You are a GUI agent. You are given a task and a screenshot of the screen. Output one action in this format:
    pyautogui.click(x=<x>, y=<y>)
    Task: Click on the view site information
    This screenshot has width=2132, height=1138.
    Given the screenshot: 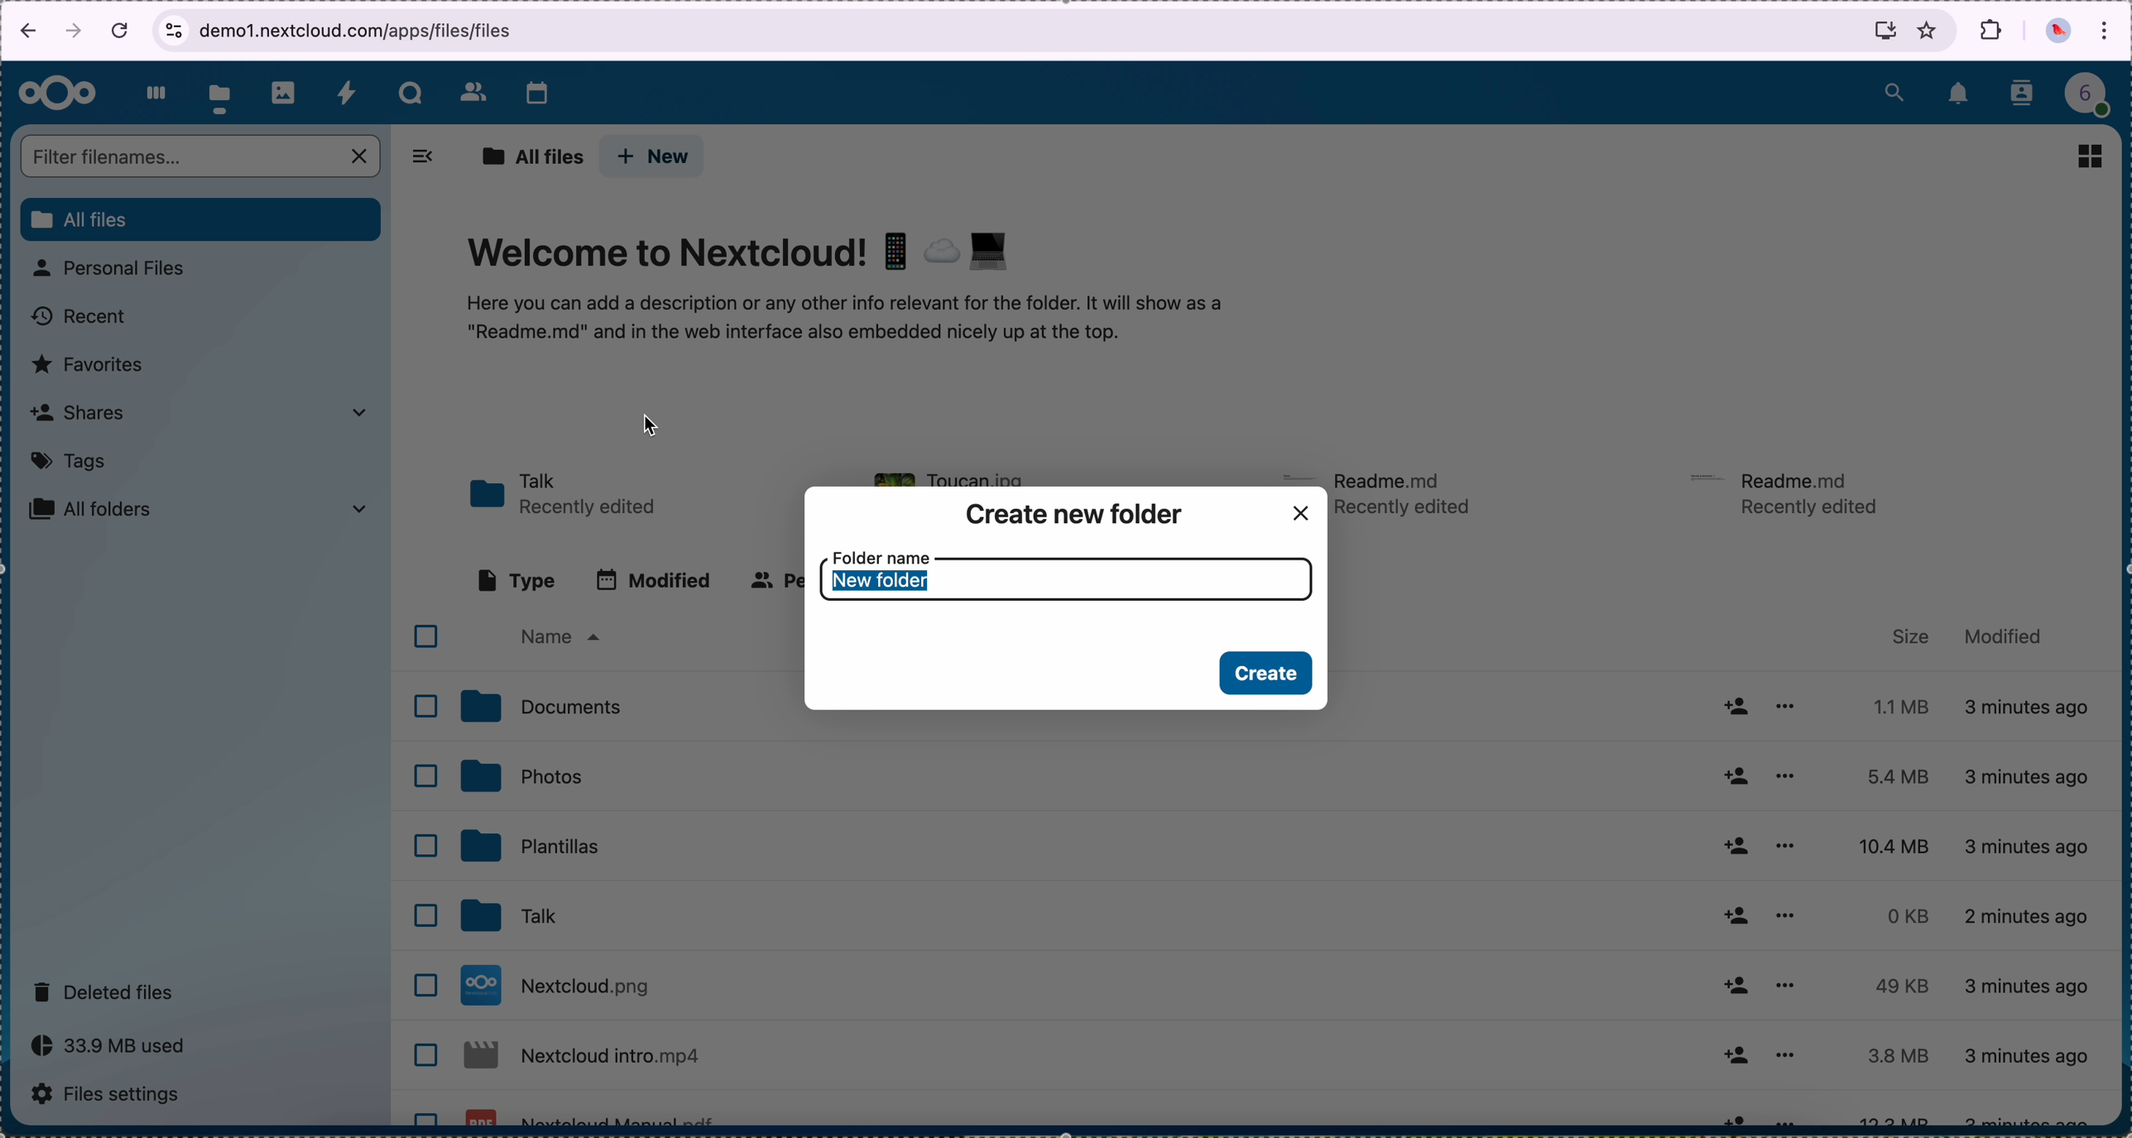 What is the action you would take?
    pyautogui.click(x=173, y=31)
    